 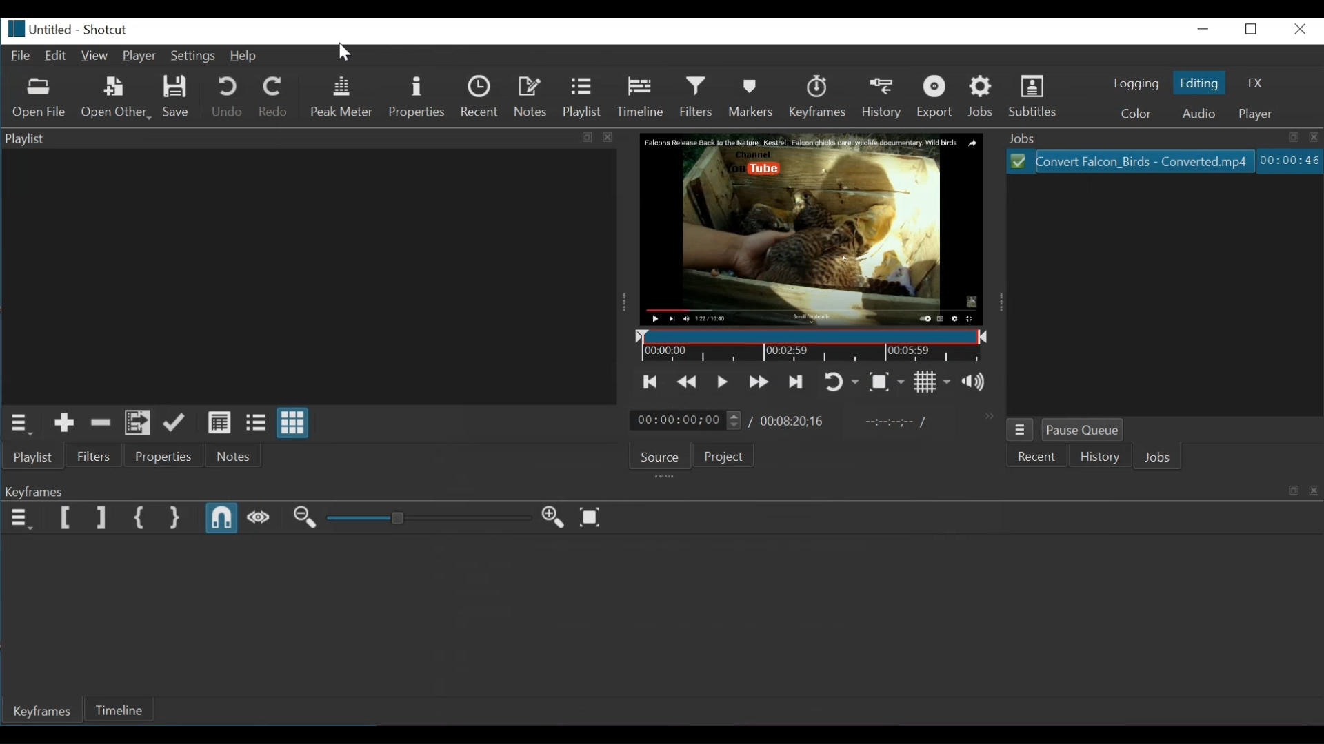 I want to click on 00:00:00:00(Current position), so click(x=684, y=421).